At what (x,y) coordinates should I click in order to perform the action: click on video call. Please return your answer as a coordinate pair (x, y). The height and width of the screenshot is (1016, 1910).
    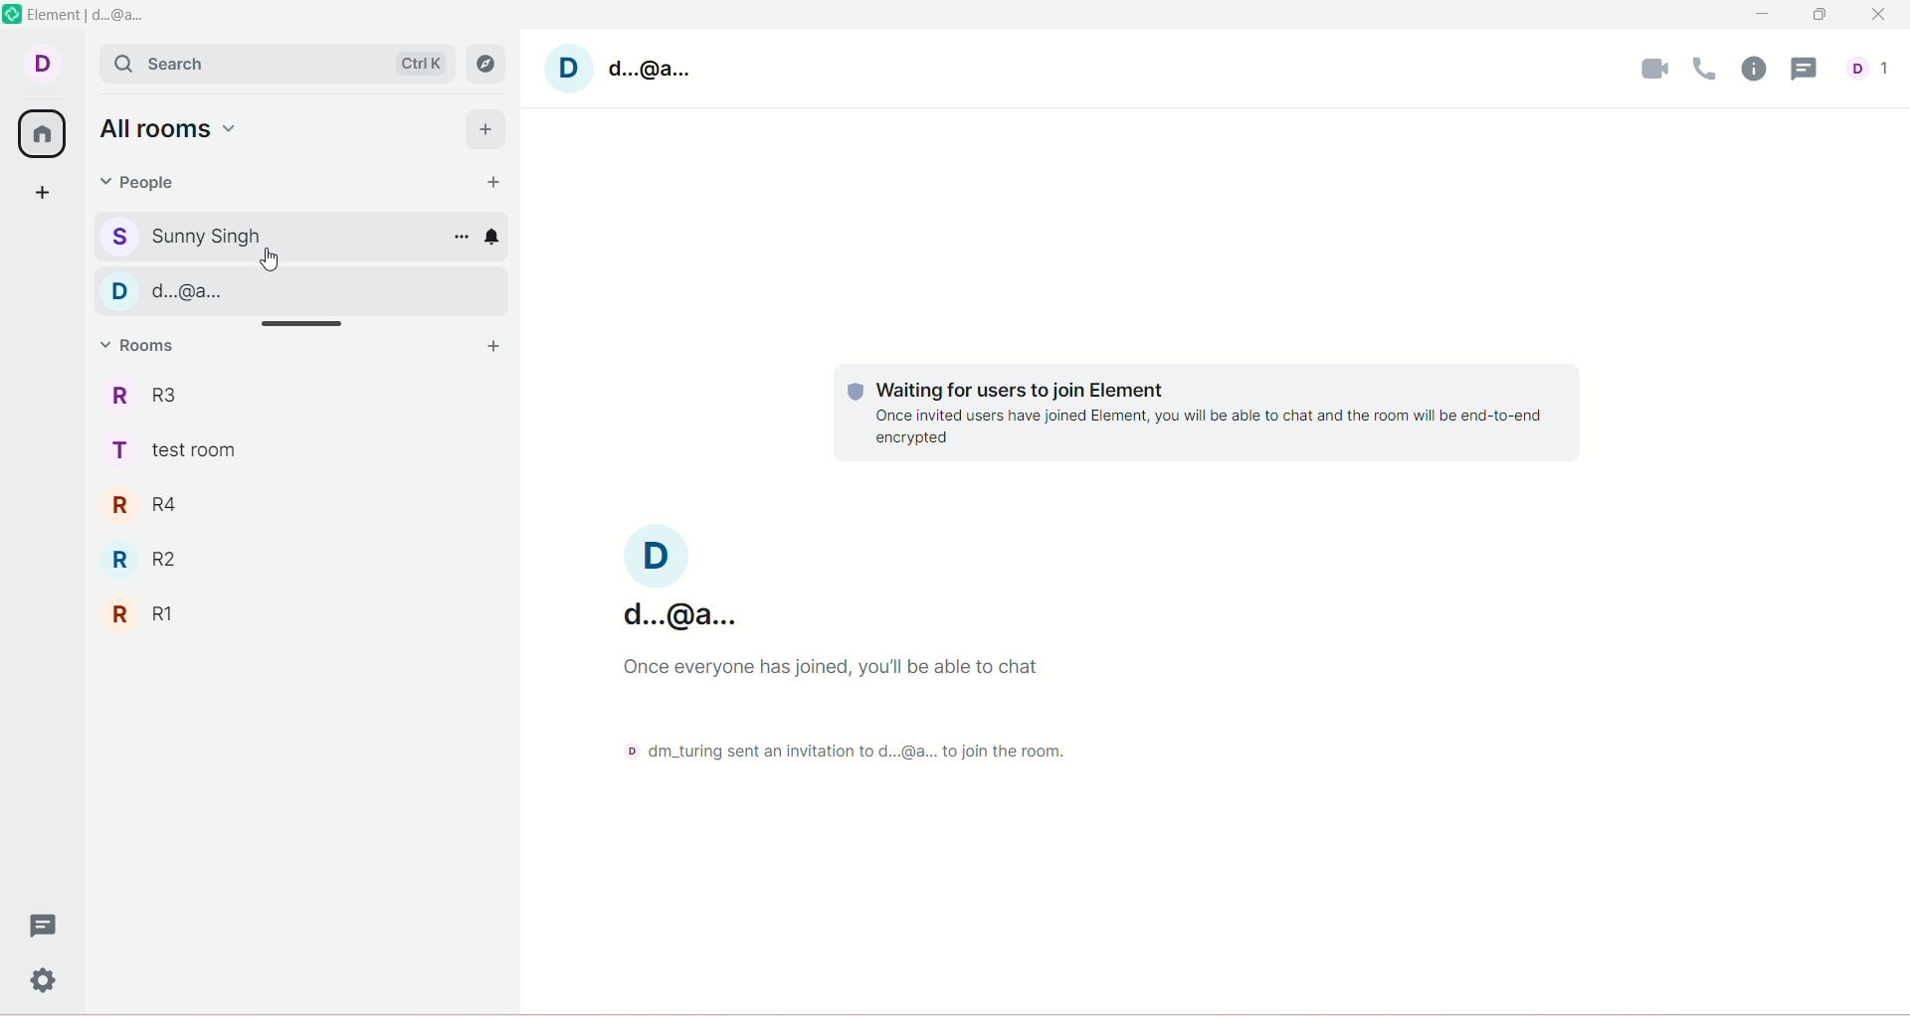
    Looking at the image, I should click on (1655, 69).